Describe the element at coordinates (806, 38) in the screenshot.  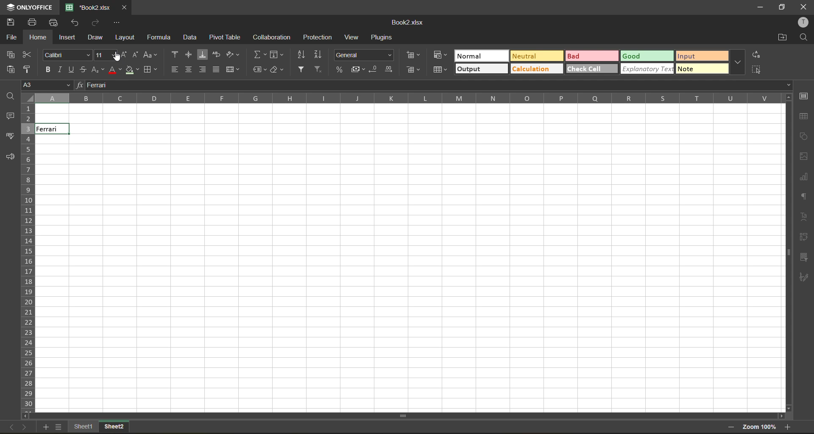
I see `find` at that location.